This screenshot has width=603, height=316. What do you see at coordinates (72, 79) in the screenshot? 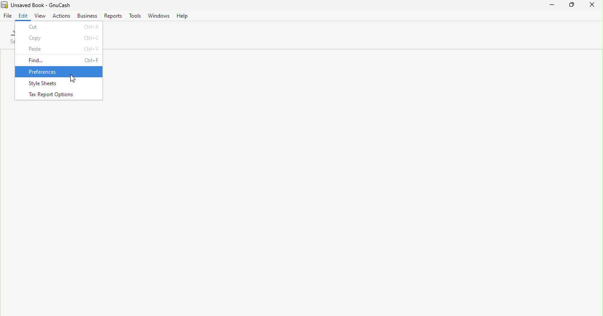
I see `Cursor` at bounding box center [72, 79].